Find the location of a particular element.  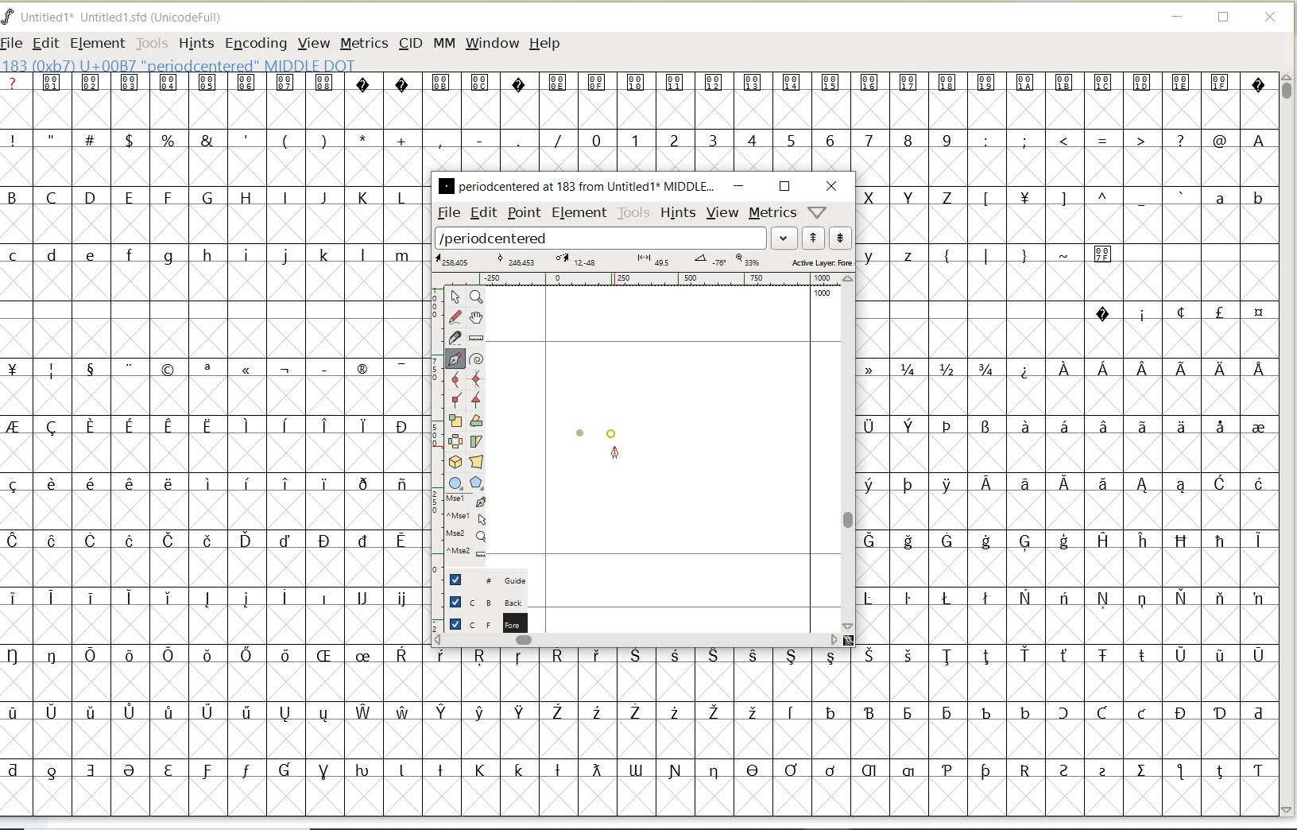

VIEW is located at coordinates (314, 44).